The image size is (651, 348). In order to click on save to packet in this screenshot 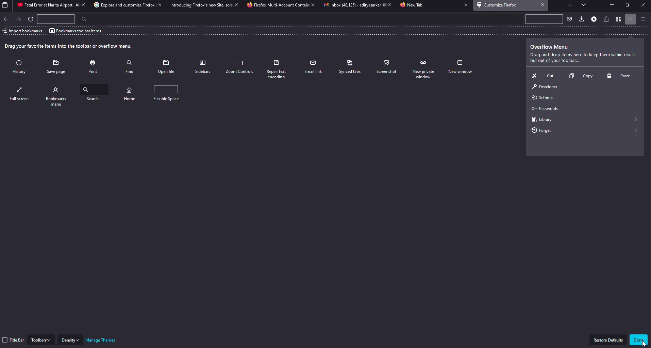, I will do `click(569, 19)`.